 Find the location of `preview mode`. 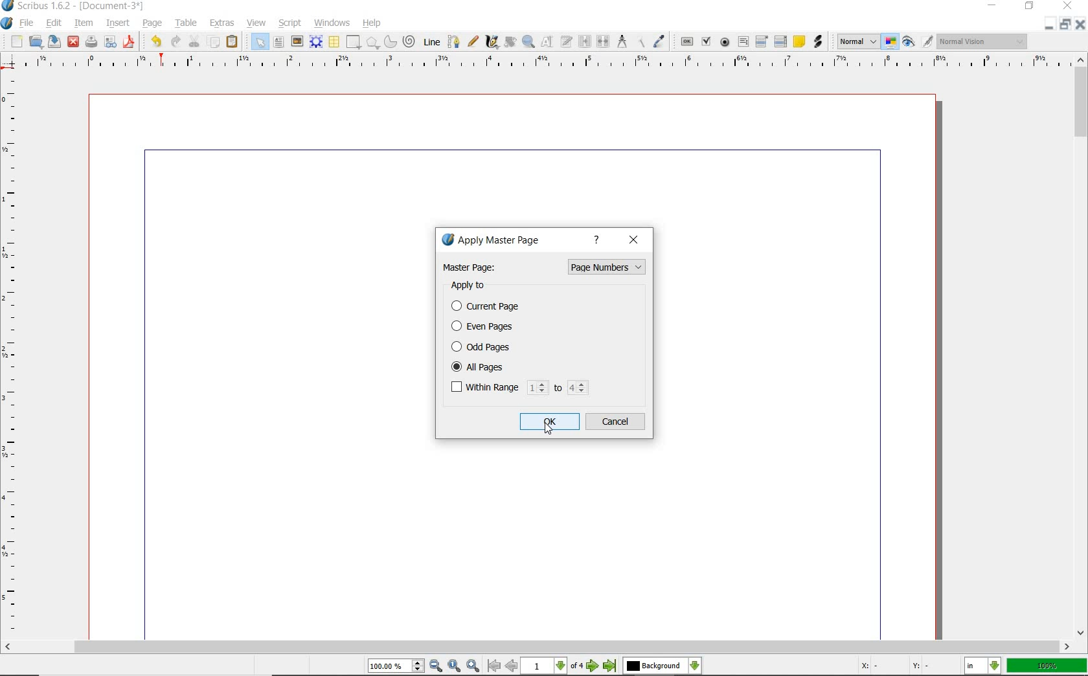

preview mode is located at coordinates (910, 41).